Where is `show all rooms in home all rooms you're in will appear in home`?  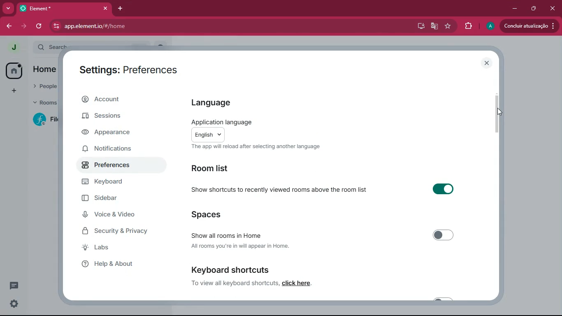
show all rooms in home all rooms you're in will appear in home is located at coordinates (237, 238).